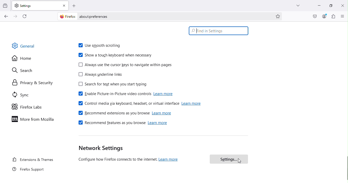 This screenshot has height=183, width=348. What do you see at coordinates (116, 160) in the screenshot?
I see `(Configure how Firefox connects to the internet` at bounding box center [116, 160].